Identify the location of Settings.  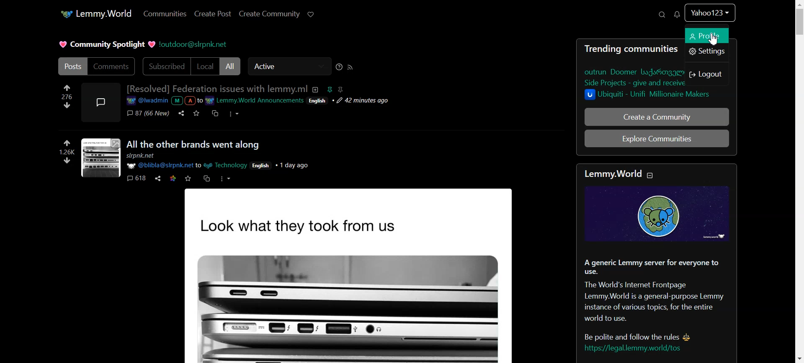
(706, 53).